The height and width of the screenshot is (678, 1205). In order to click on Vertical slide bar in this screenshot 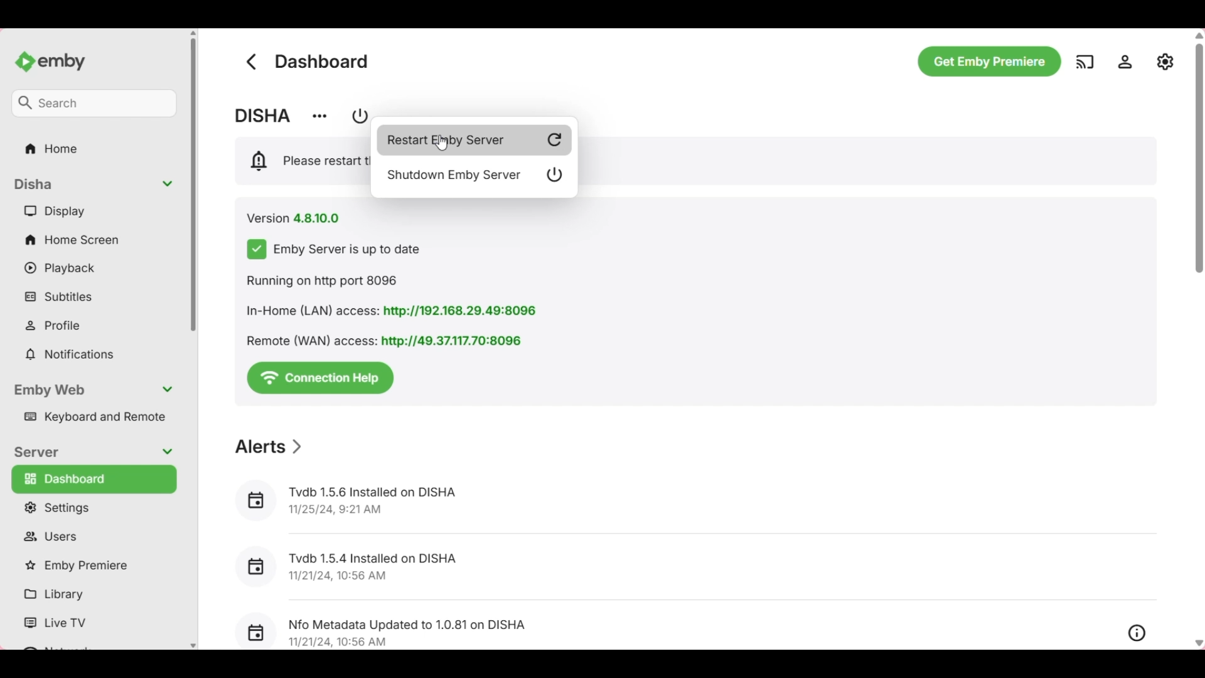, I will do `click(1199, 153)`.